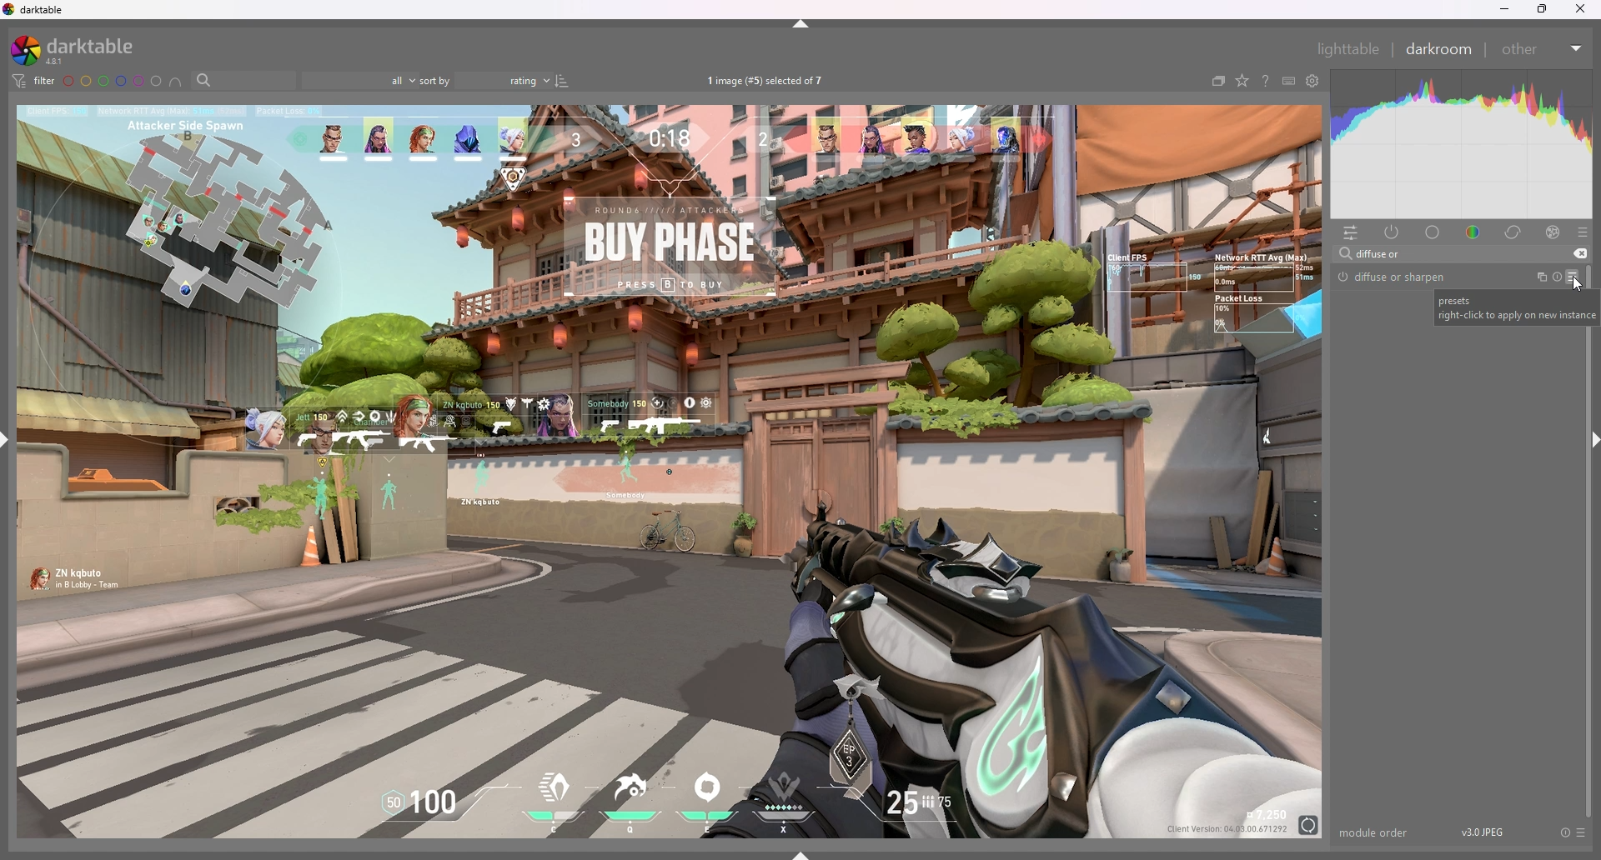 This screenshot has height=860, width=1601. I want to click on effect, so click(1553, 232).